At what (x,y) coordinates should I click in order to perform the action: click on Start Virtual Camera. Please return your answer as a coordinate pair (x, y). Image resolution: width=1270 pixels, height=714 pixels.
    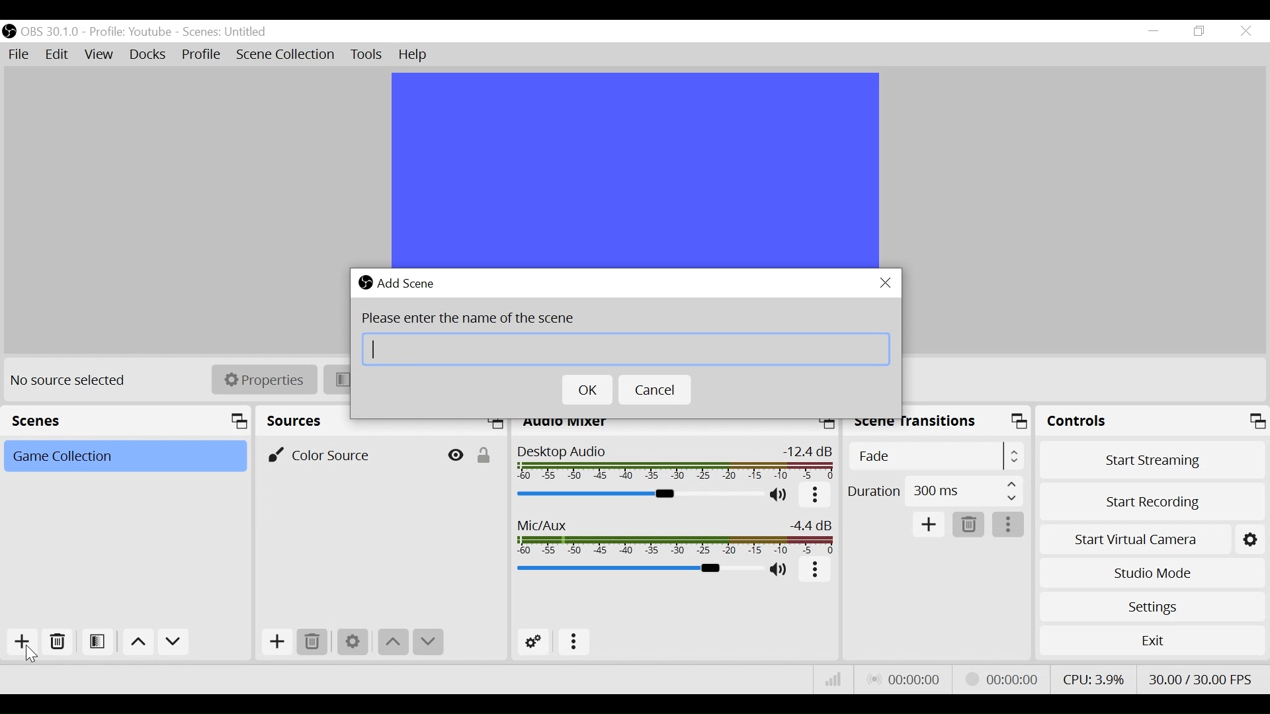
    Looking at the image, I should click on (1134, 537).